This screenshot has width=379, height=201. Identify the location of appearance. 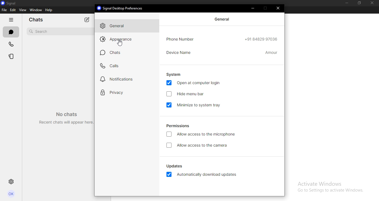
(121, 40).